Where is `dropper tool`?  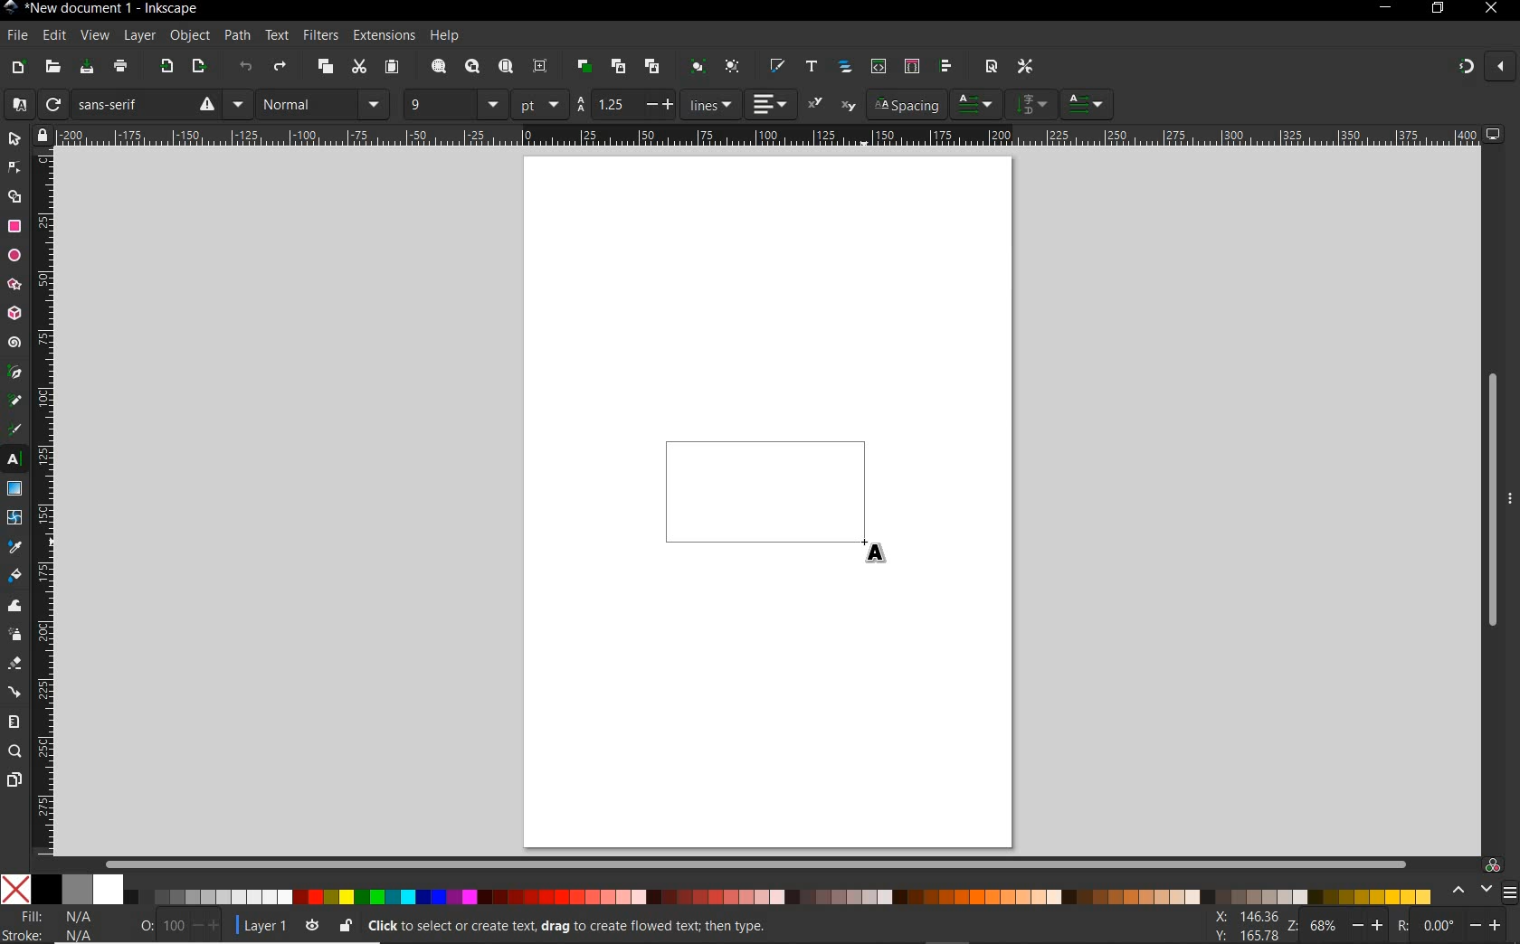
dropper tool is located at coordinates (15, 548).